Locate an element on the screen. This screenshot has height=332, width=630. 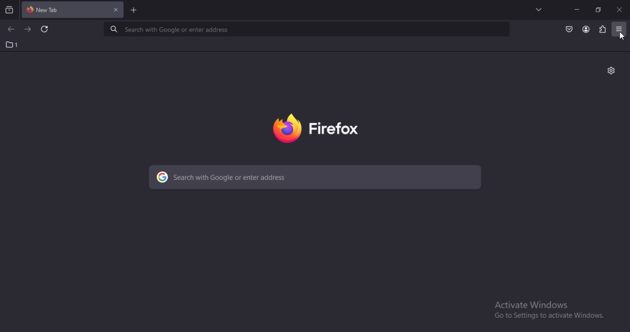
go back one page is located at coordinates (13, 30).